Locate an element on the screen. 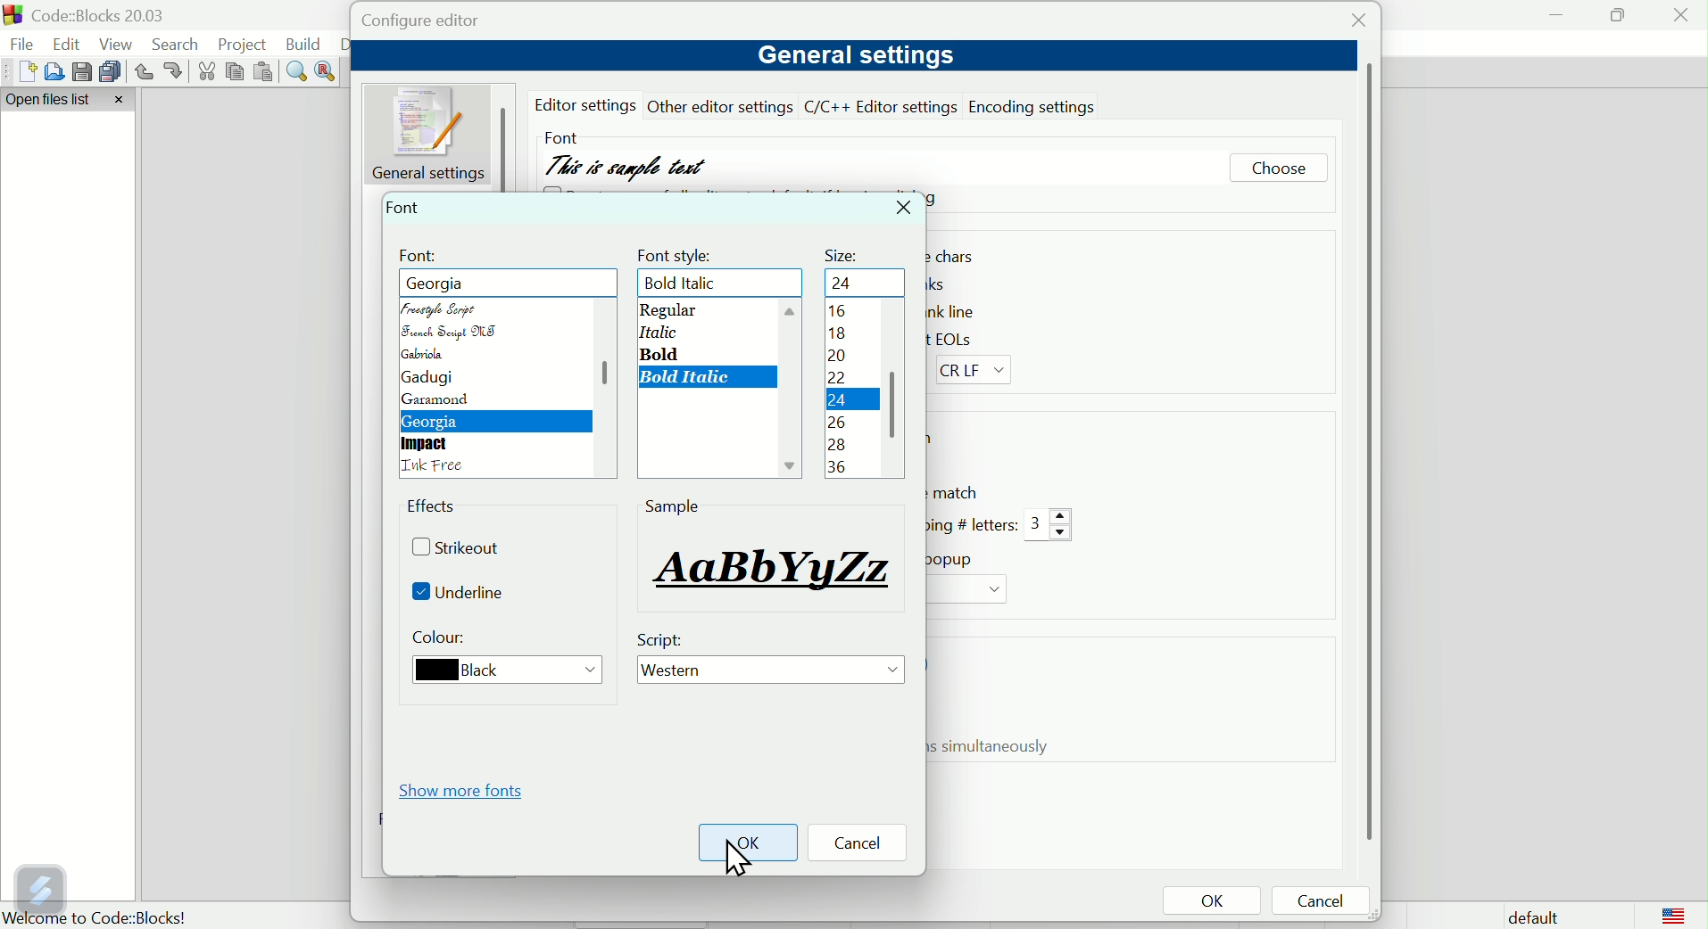 The image size is (1708, 929). Find is located at coordinates (297, 72).